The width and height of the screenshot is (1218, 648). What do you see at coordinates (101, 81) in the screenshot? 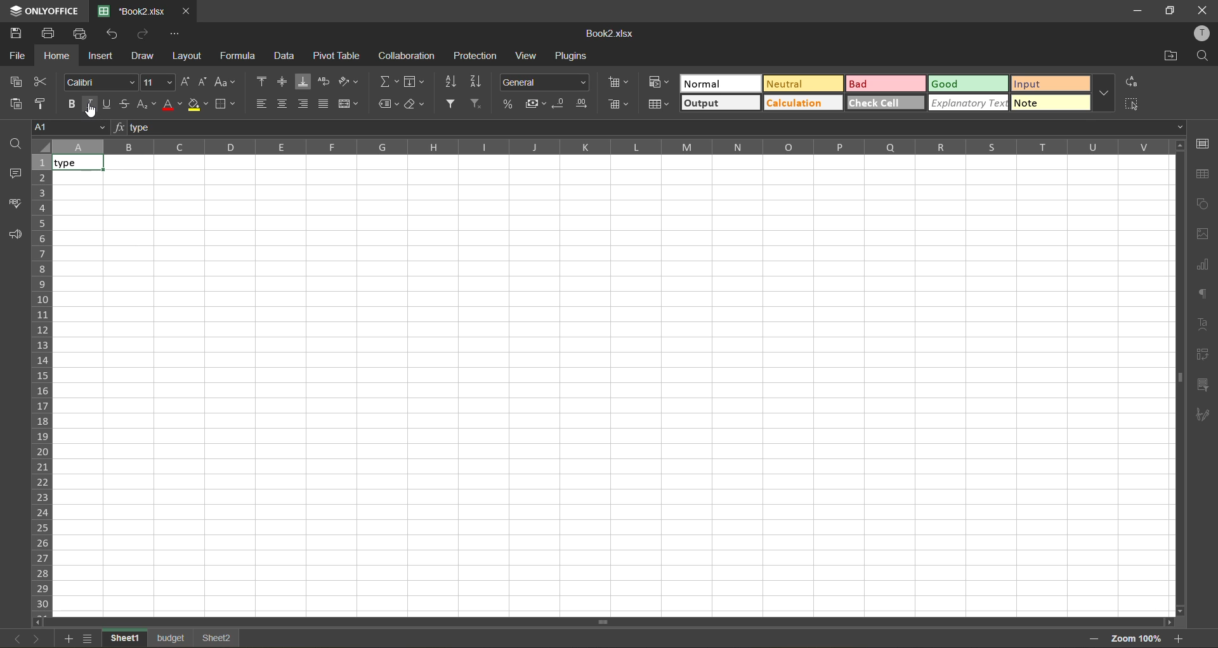
I see `font style` at bounding box center [101, 81].